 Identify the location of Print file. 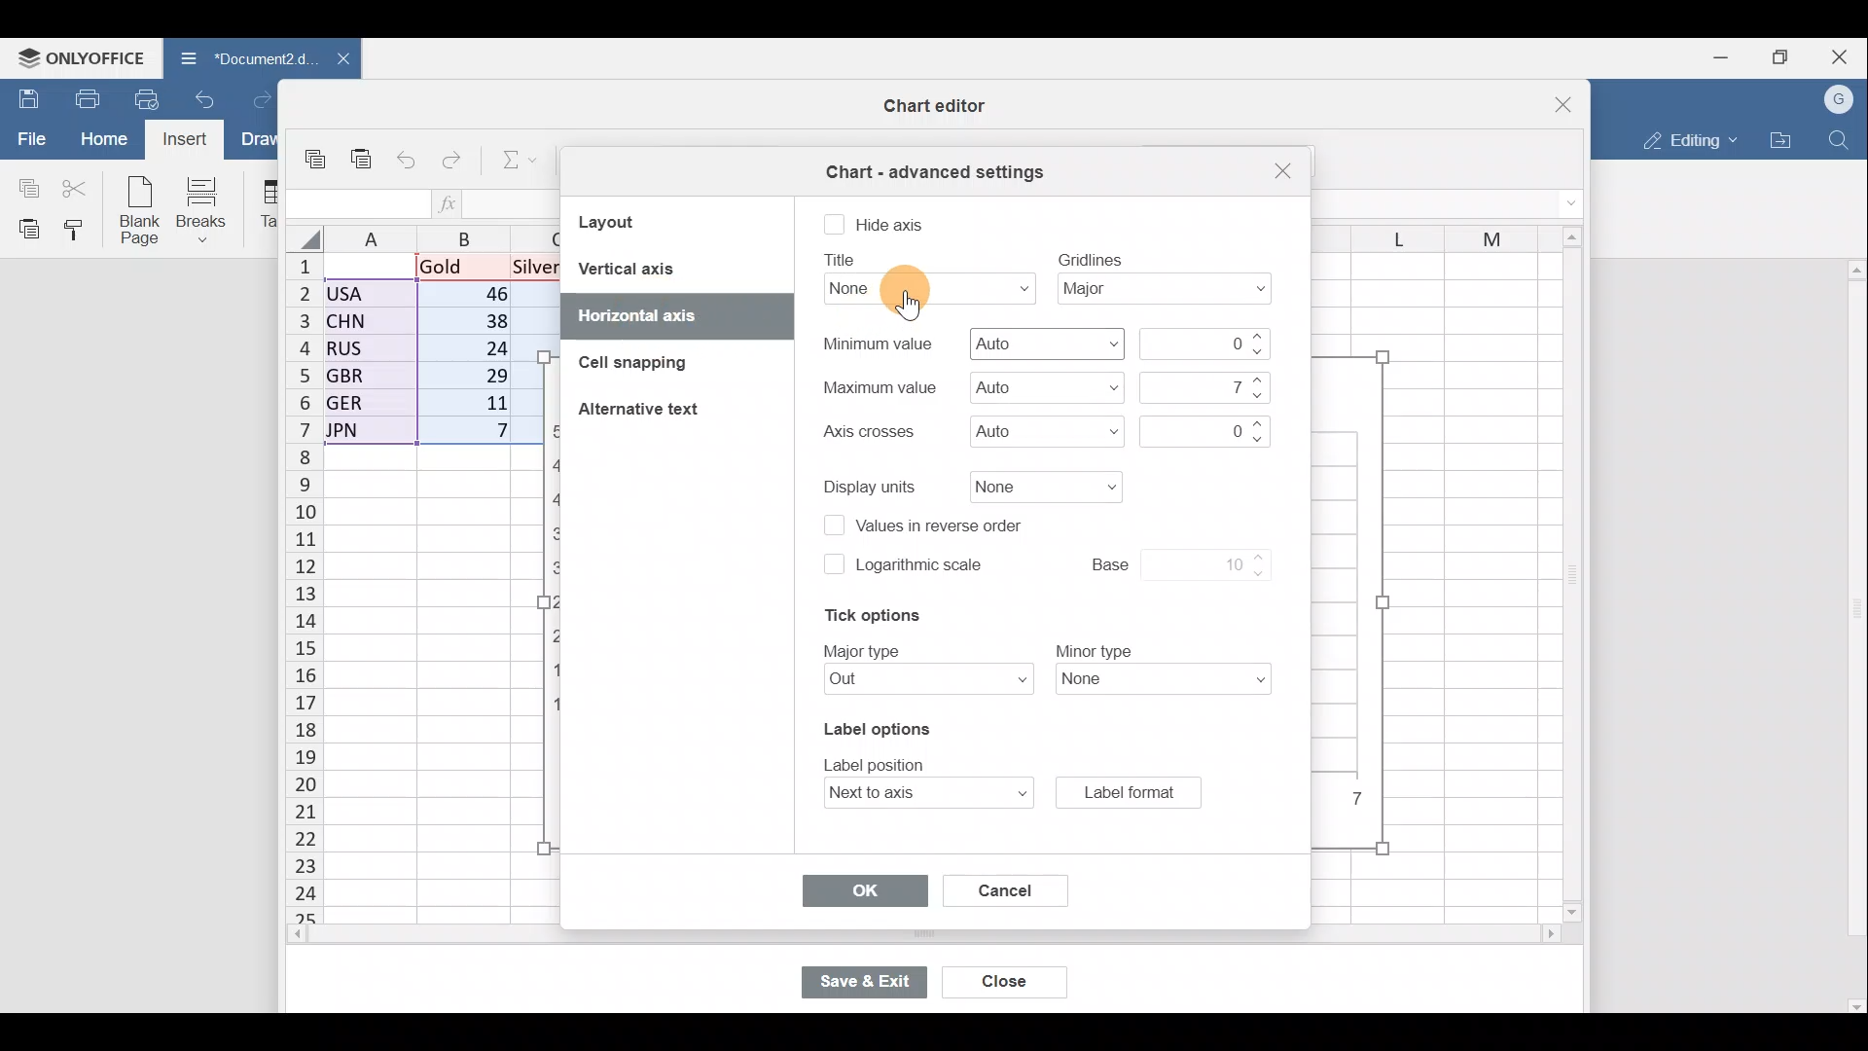
(82, 97).